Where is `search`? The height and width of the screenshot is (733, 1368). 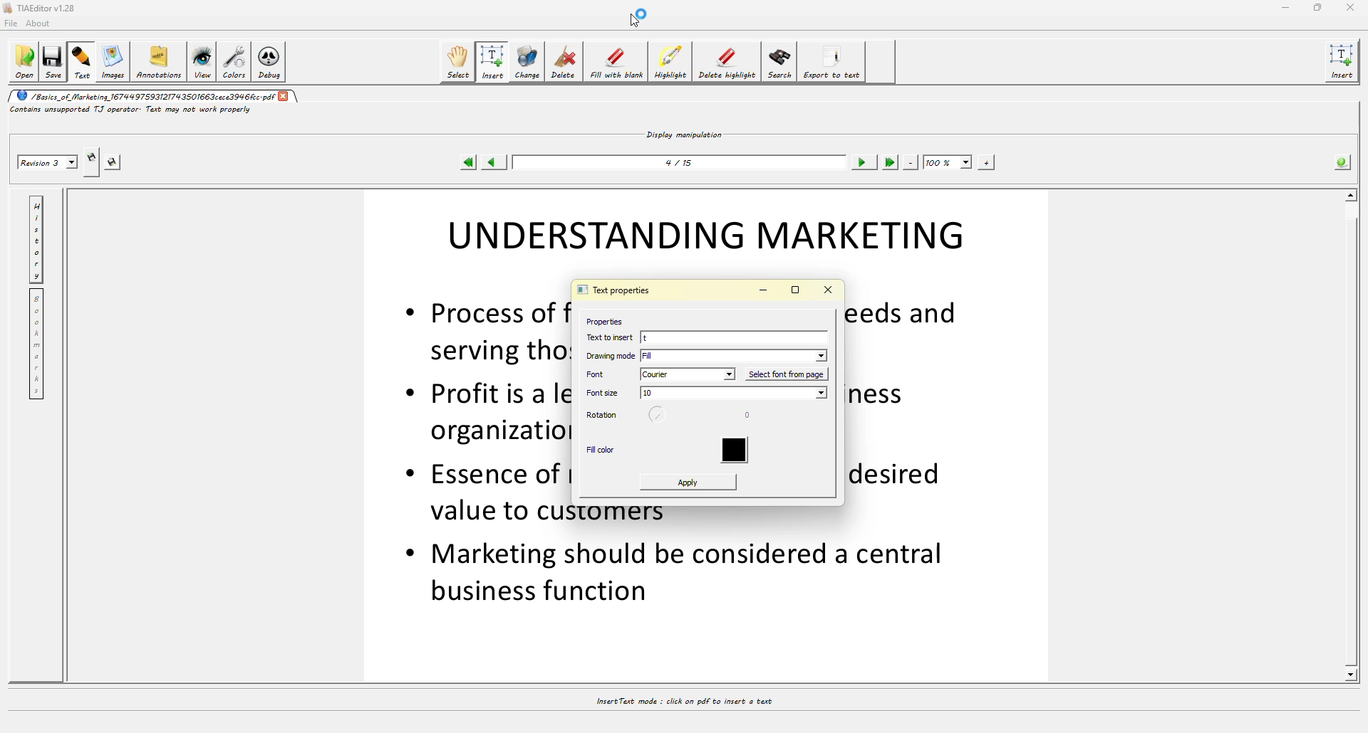
search is located at coordinates (779, 63).